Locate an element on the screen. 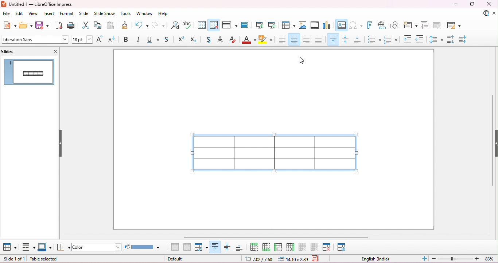 The width and height of the screenshot is (498, 263). delete table is located at coordinates (327, 247).